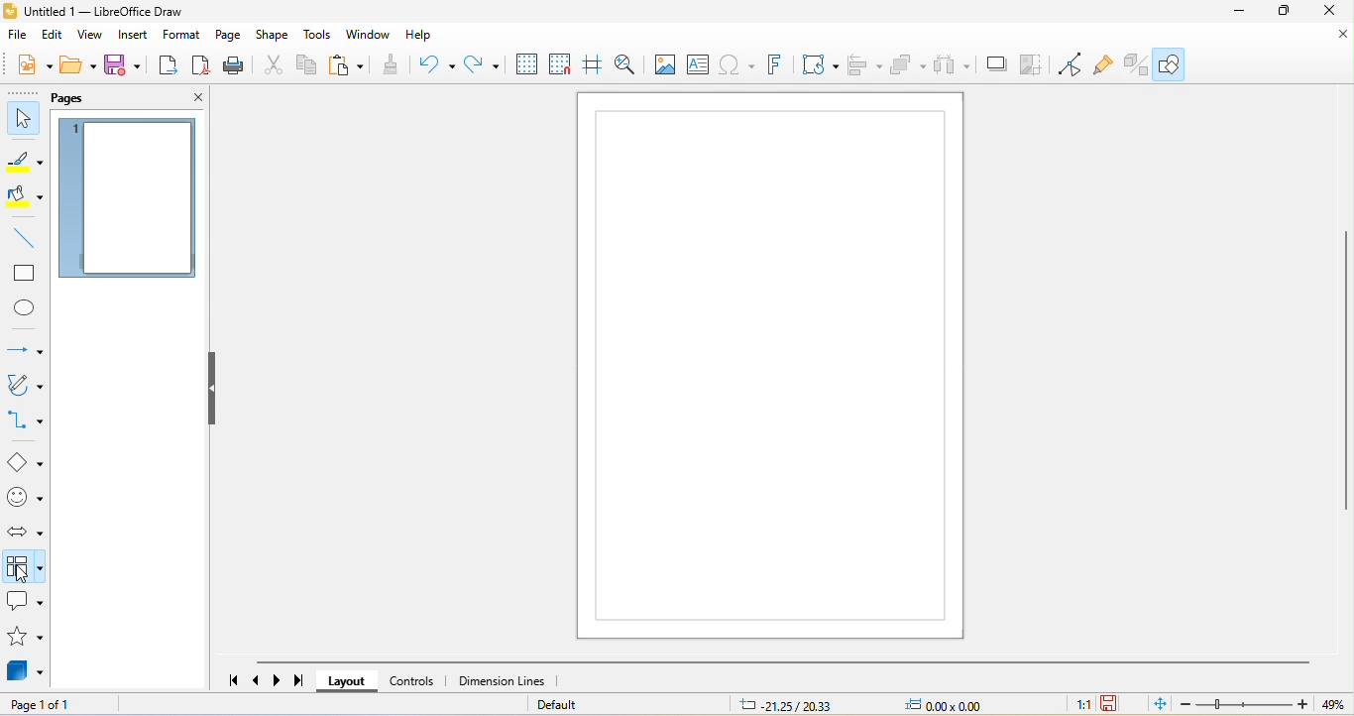  I want to click on save, so click(125, 66).